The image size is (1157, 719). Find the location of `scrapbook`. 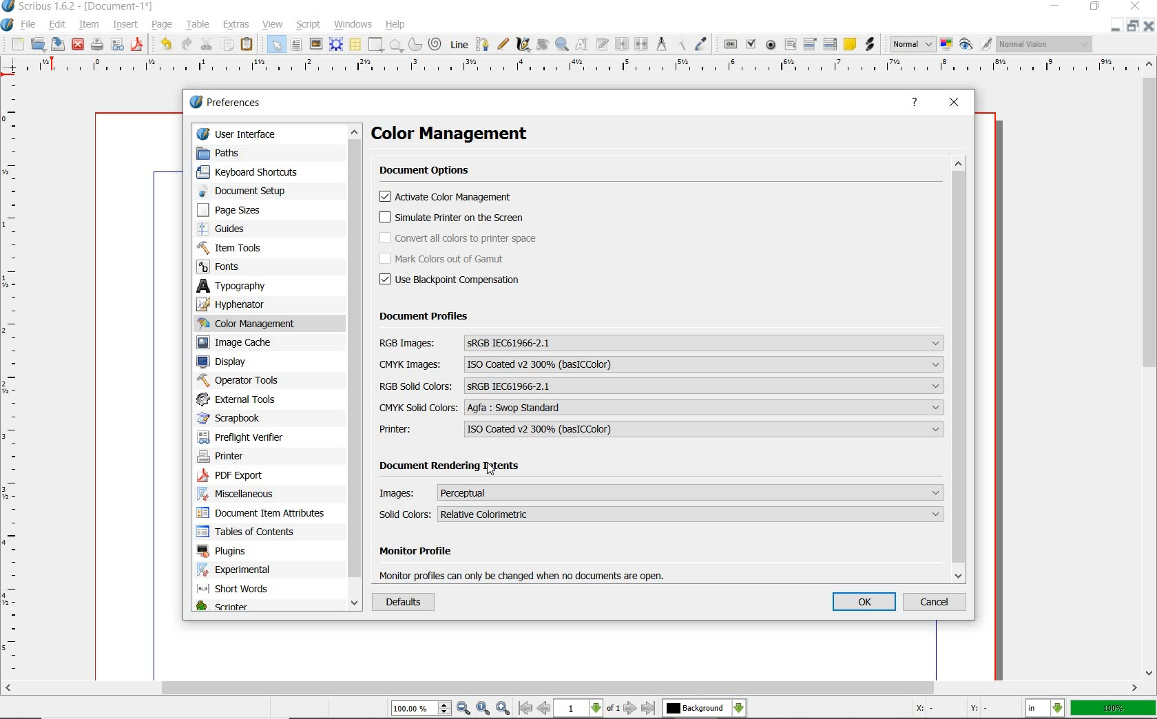

scrapbook is located at coordinates (238, 419).